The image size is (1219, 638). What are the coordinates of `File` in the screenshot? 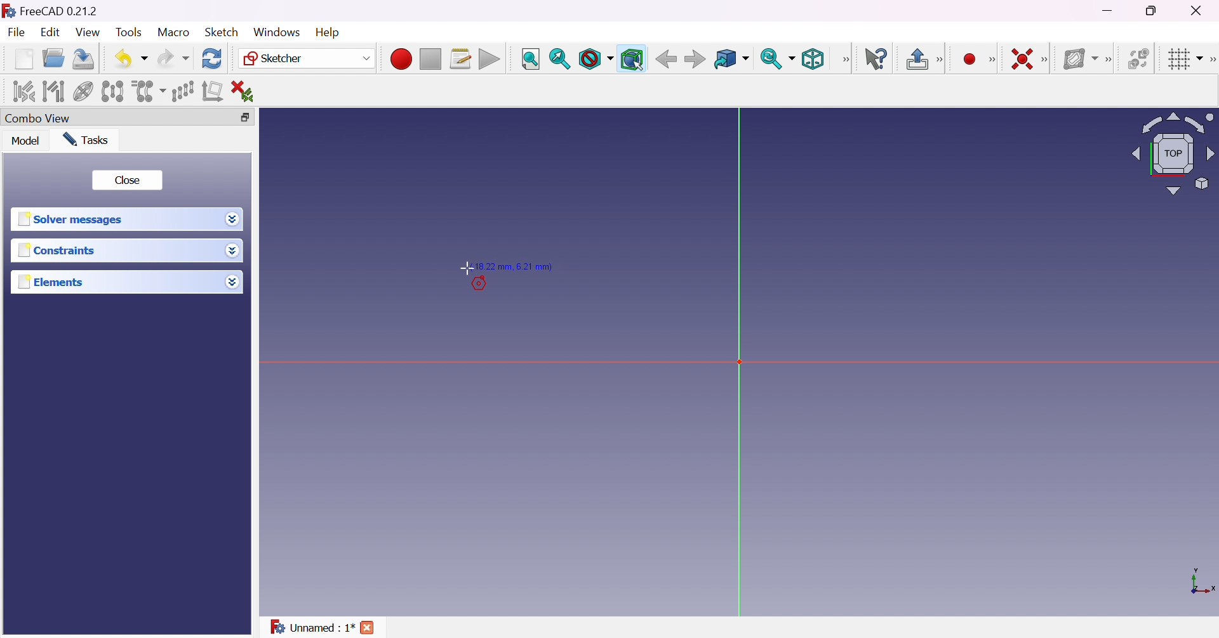 It's located at (17, 34).